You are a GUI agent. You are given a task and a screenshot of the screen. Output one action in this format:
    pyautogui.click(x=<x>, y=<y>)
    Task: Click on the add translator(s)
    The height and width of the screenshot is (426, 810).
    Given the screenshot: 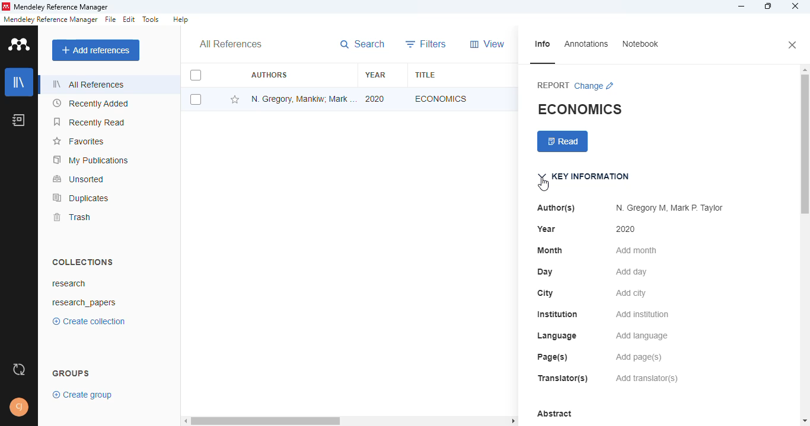 What is the action you would take?
    pyautogui.click(x=648, y=378)
    